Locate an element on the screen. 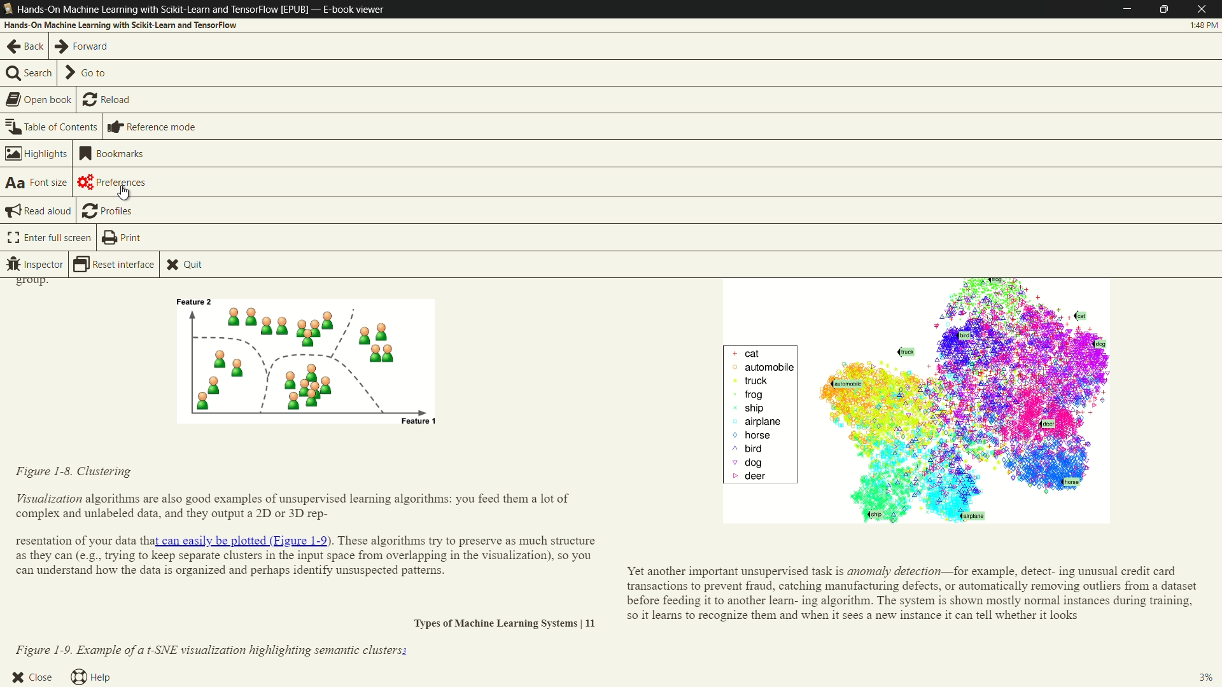 The image size is (1222, 687). reference mode is located at coordinates (151, 127).